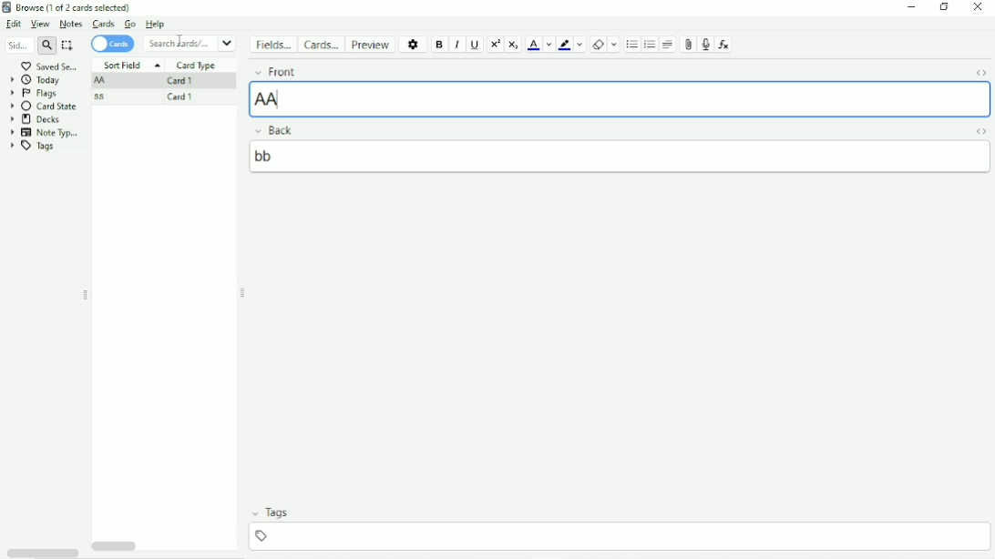  I want to click on Card 1, so click(179, 82).